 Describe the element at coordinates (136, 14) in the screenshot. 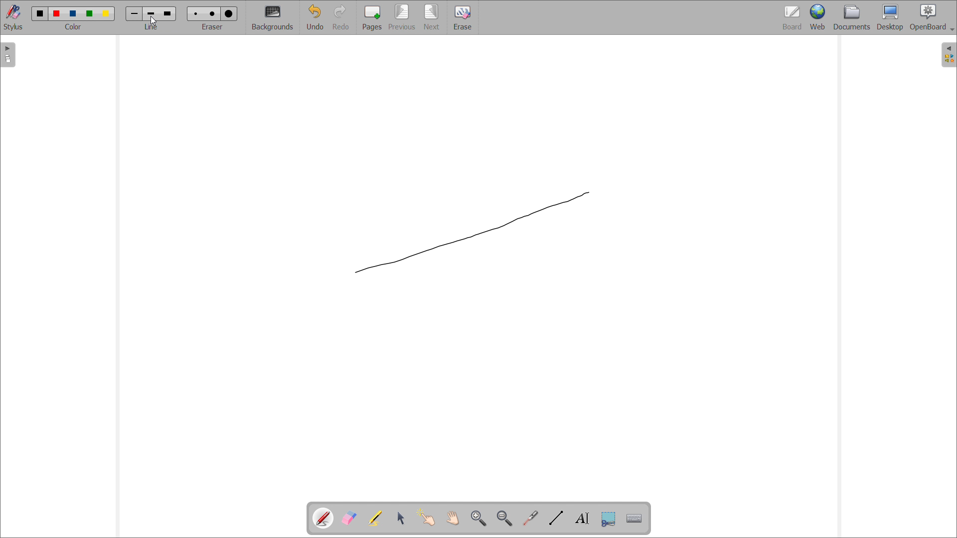

I see `line width size` at that location.